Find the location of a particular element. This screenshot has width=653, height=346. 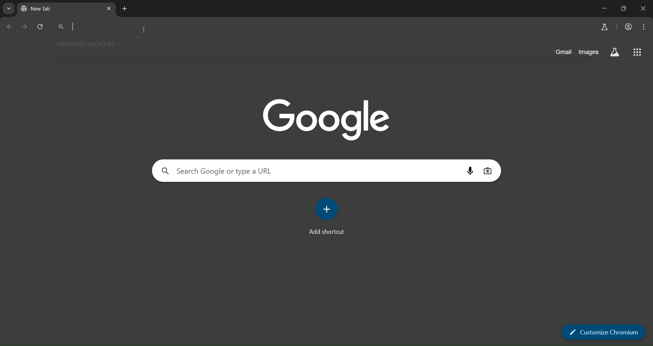

image search is located at coordinates (490, 172).